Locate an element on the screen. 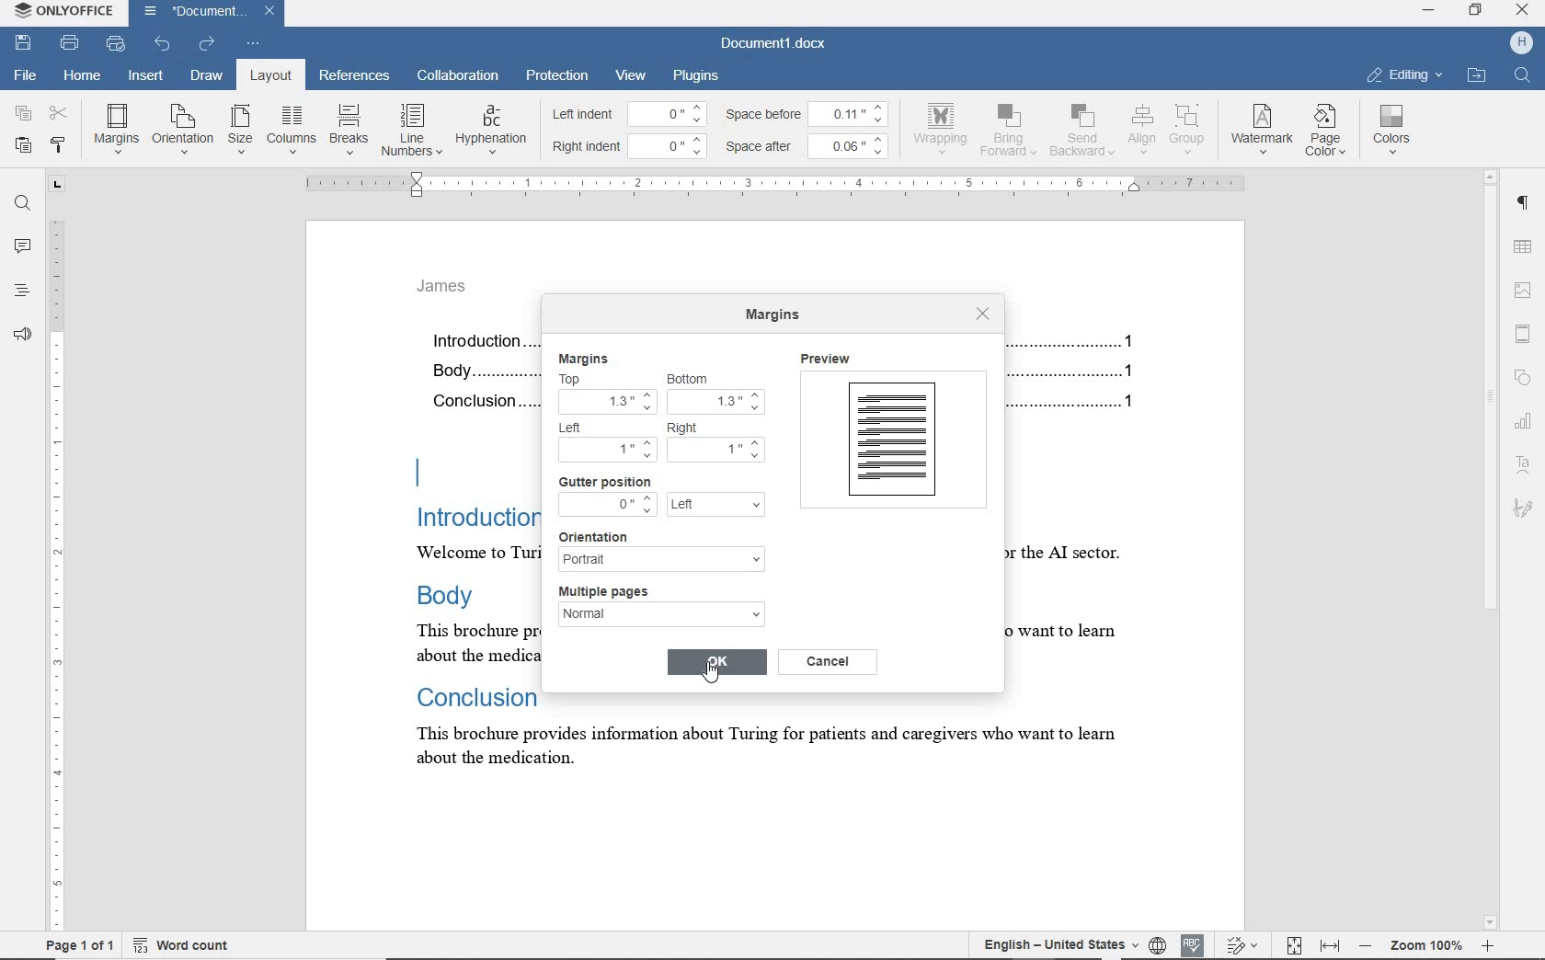  zoom out or zoom in is located at coordinates (1426, 944).